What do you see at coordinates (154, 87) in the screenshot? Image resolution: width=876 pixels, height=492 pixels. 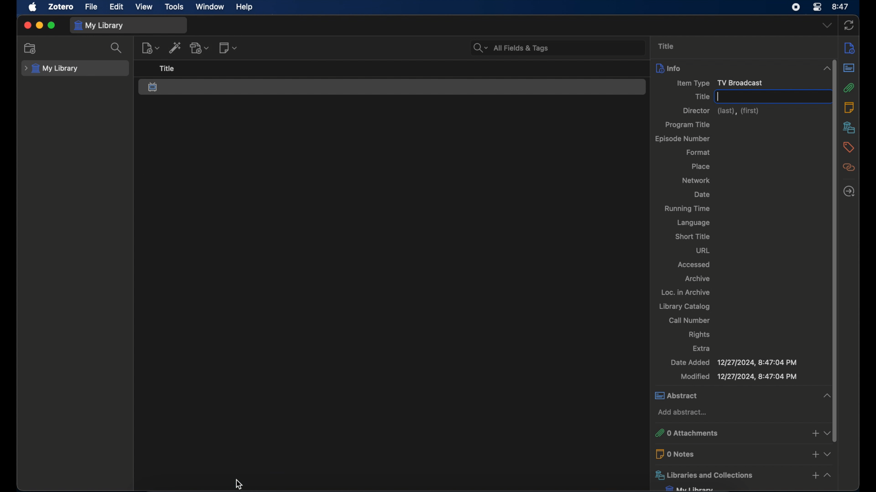 I see `tv broadcast` at bounding box center [154, 87].